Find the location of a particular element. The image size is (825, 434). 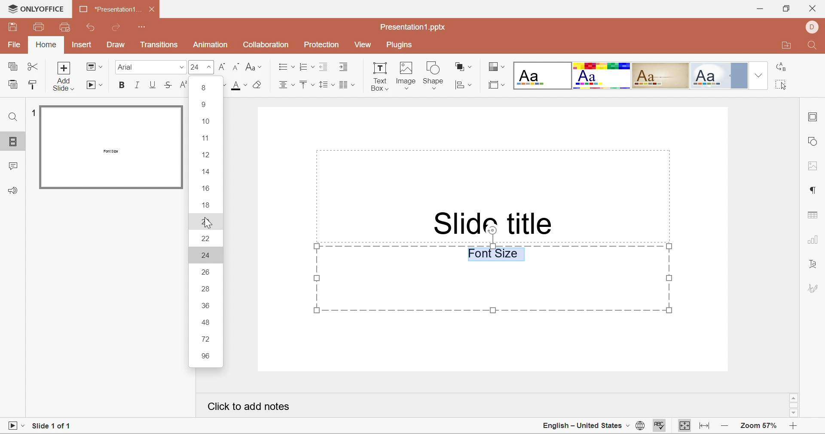

1 is located at coordinates (31, 112).